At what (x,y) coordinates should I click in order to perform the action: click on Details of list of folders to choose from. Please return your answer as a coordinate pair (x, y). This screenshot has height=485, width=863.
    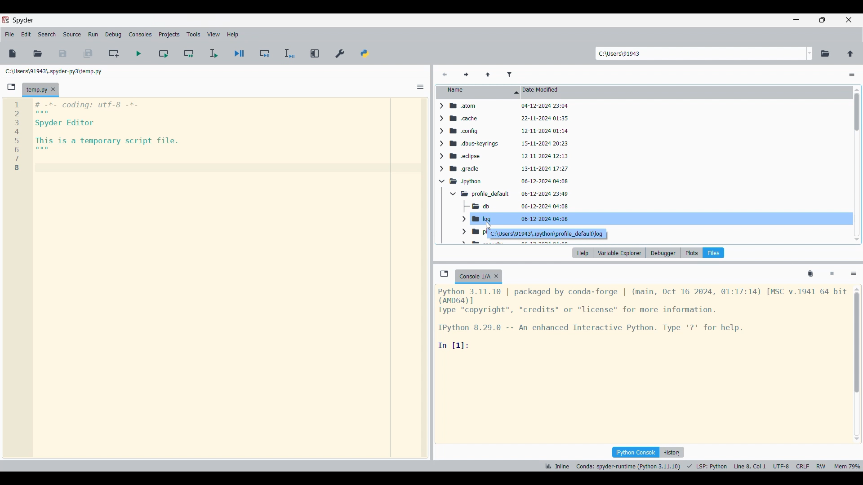
    Looking at the image, I should click on (647, 172).